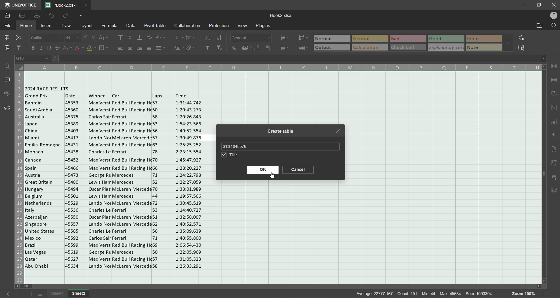  I want to click on align middle, so click(129, 38).